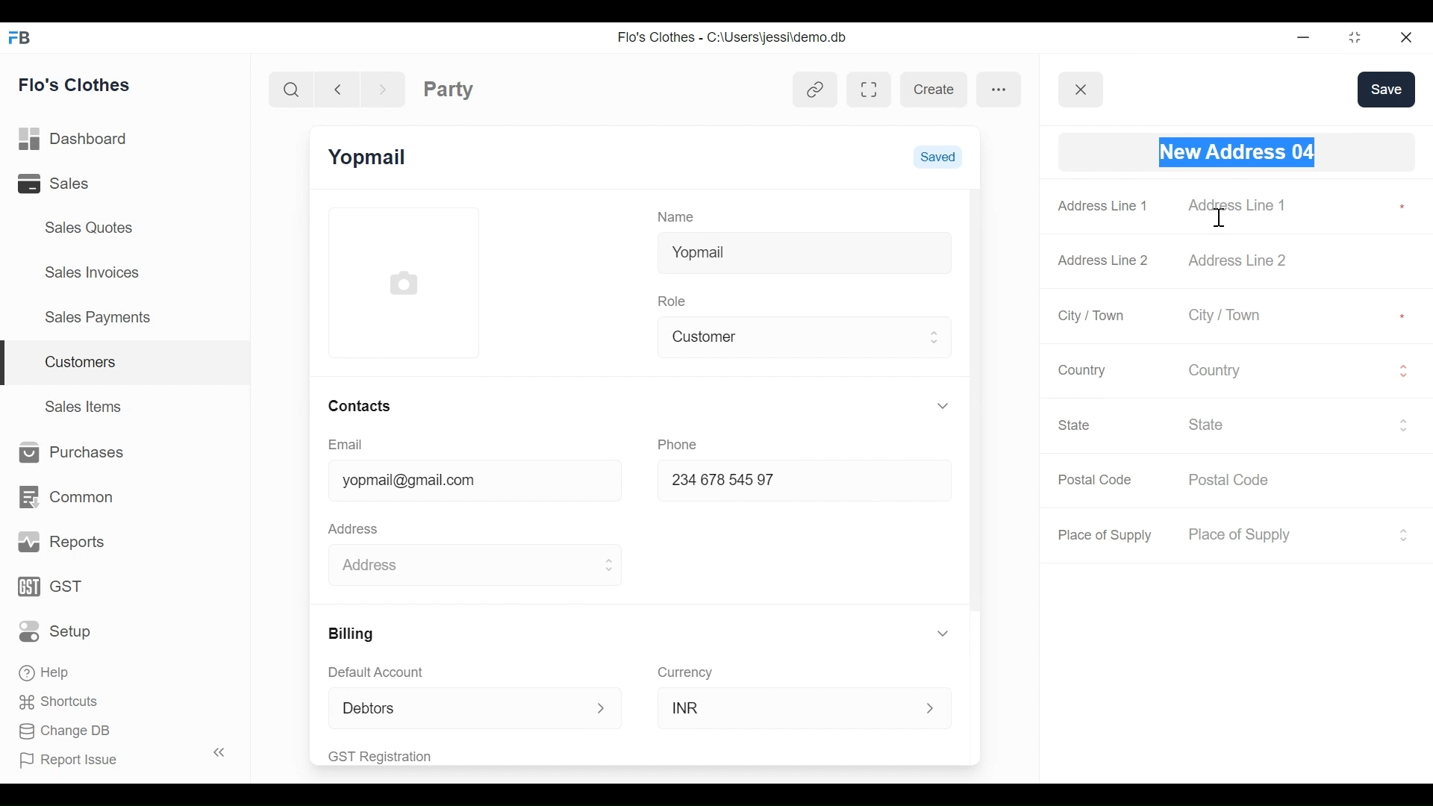  What do you see at coordinates (96, 316) in the screenshot?
I see `Sales Payments` at bounding box center [96, 316].